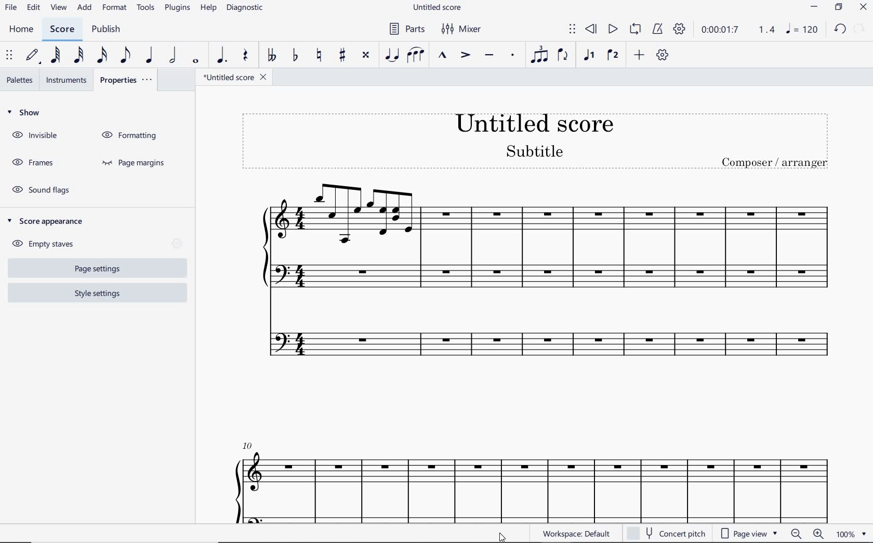 The height and width of the screenshot is (543, 873). I want to click on CLOSE, so click(862, 8).